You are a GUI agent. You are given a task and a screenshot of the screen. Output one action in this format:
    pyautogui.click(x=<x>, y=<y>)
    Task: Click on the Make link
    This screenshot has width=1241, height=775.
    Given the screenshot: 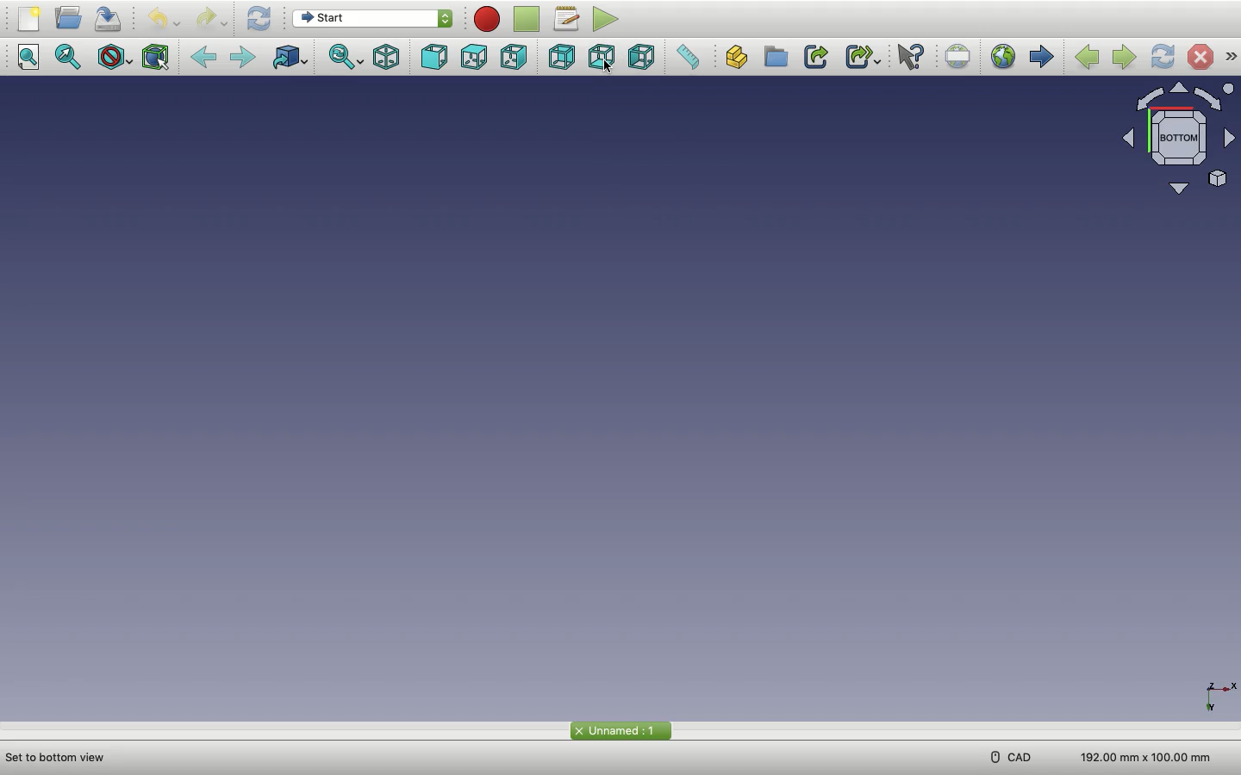 What is the action you would take?
    pyautogui.click(x=814, y=57)
    